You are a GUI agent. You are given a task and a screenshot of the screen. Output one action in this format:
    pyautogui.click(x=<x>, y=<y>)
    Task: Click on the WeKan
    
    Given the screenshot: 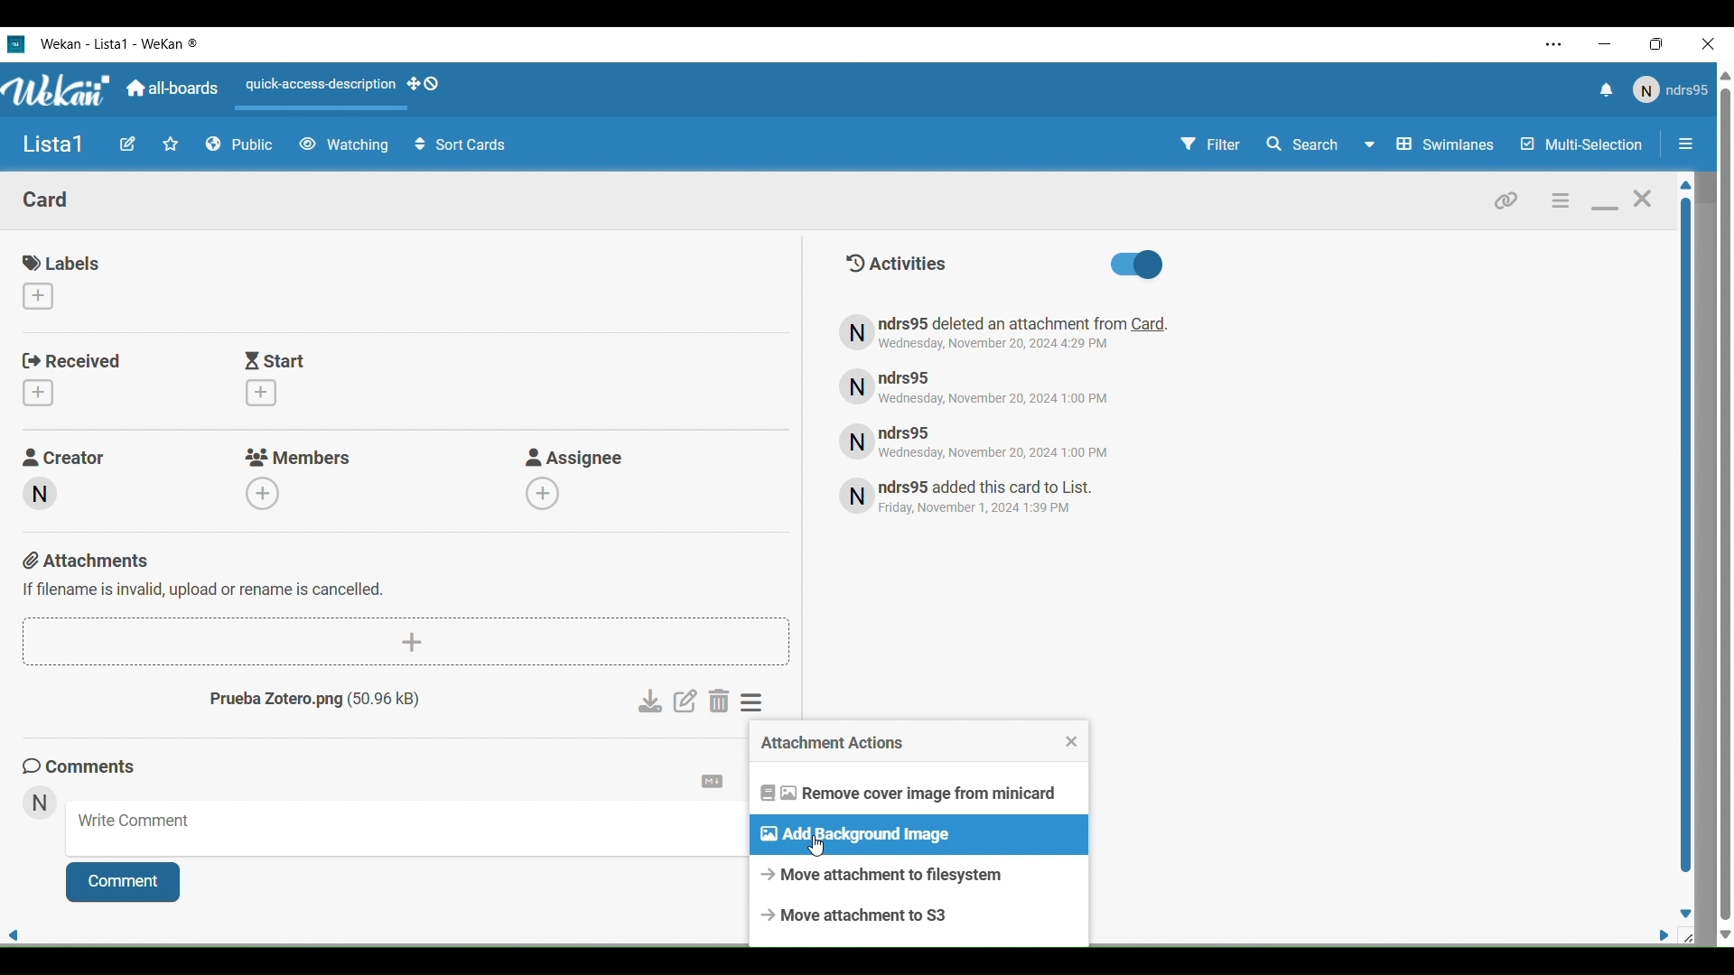 What is the action you would take?
    pyautogui.click(x=58, y=90)
    